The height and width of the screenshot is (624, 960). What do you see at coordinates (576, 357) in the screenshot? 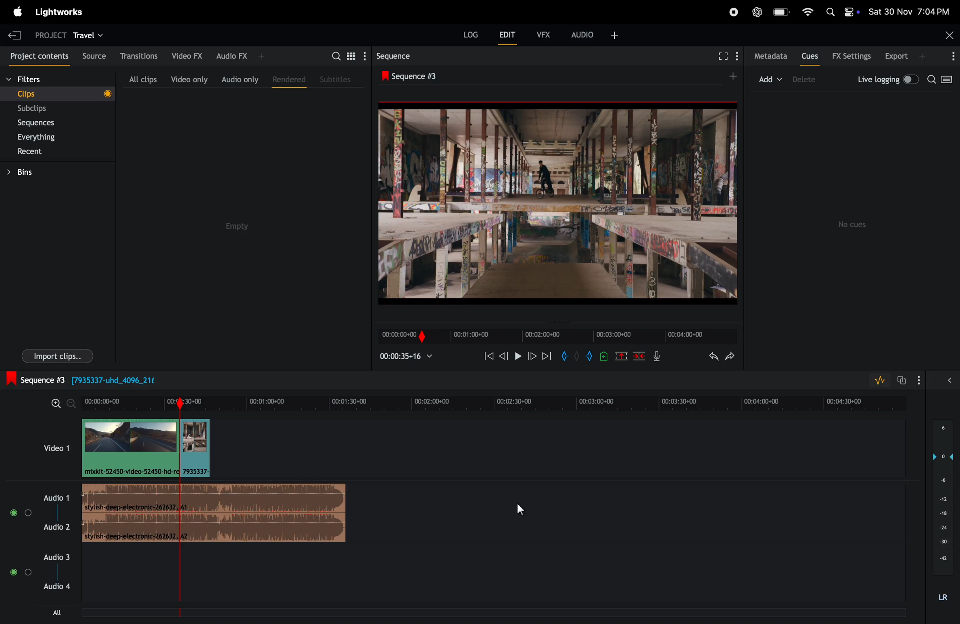
I see `` at bounding box center [576, 357].